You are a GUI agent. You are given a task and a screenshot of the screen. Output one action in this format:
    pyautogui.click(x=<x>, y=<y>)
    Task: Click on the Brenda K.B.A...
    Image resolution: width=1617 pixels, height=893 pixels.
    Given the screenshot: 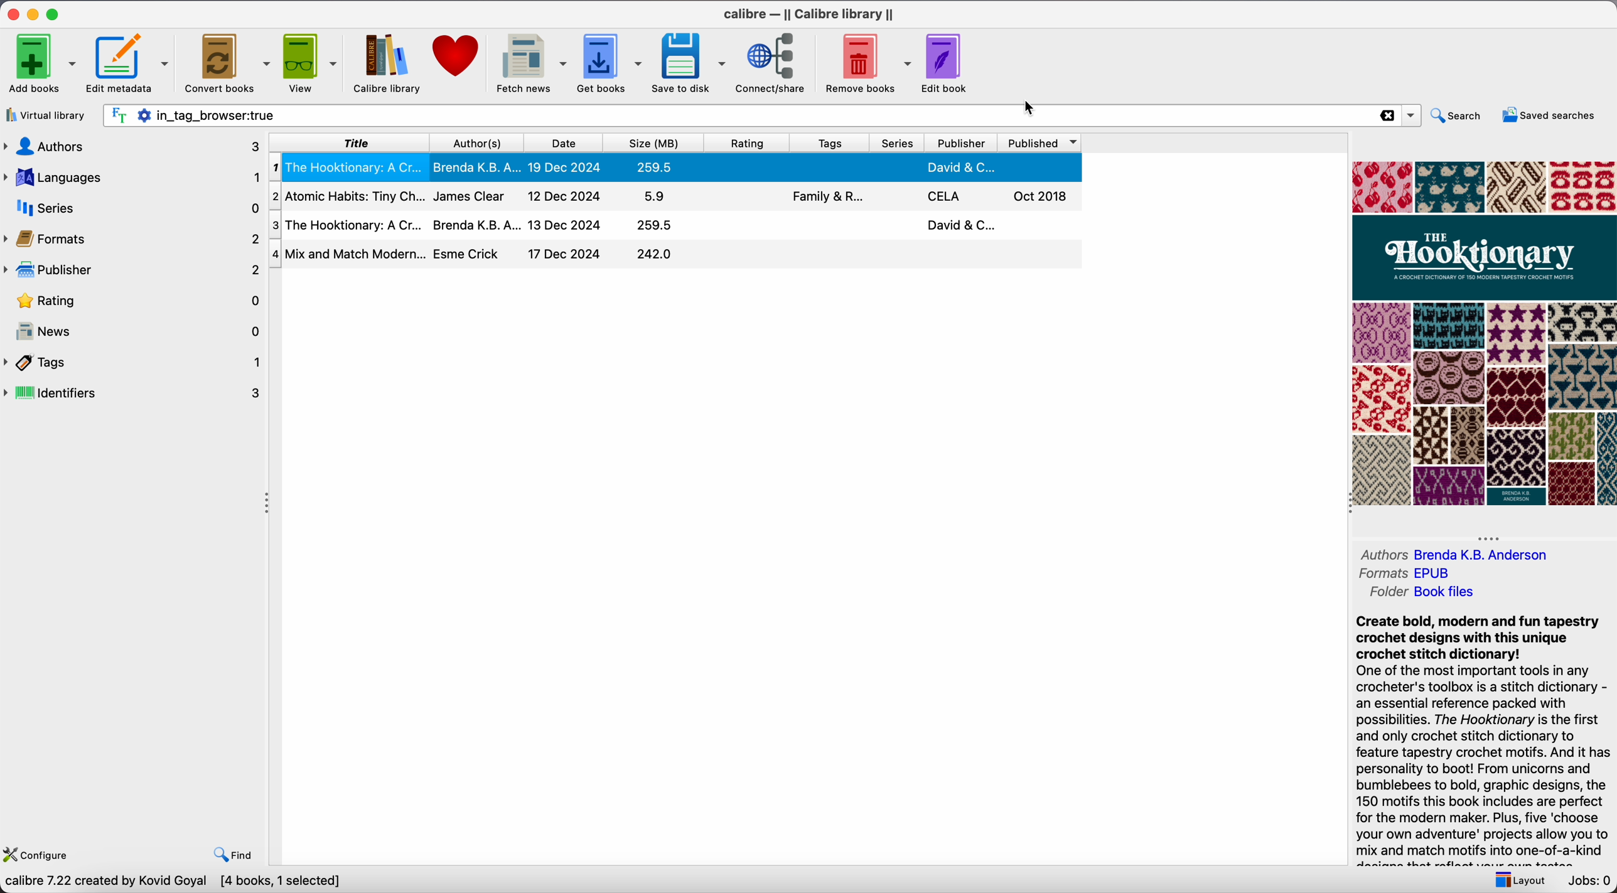 What is the action you would take?
    pyautogui.click(x=476, y=226)
    